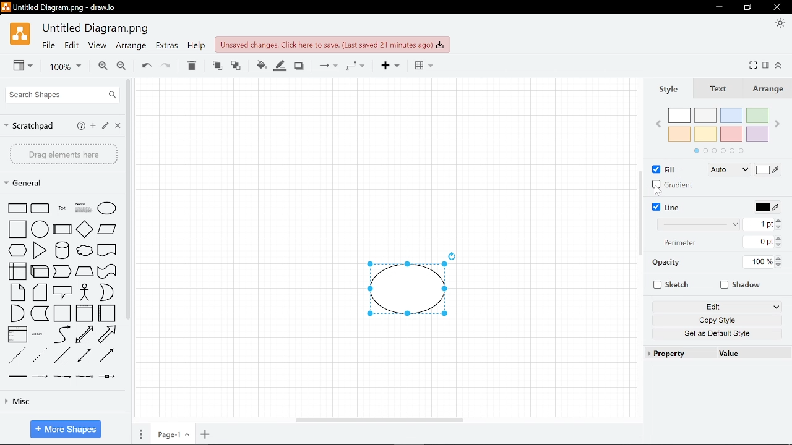 The height and width of the screenshot is (445, 792). Describe the element at coordinates (381, 420) in the screenshot. I see `Horizontal scrollbar` at that location.